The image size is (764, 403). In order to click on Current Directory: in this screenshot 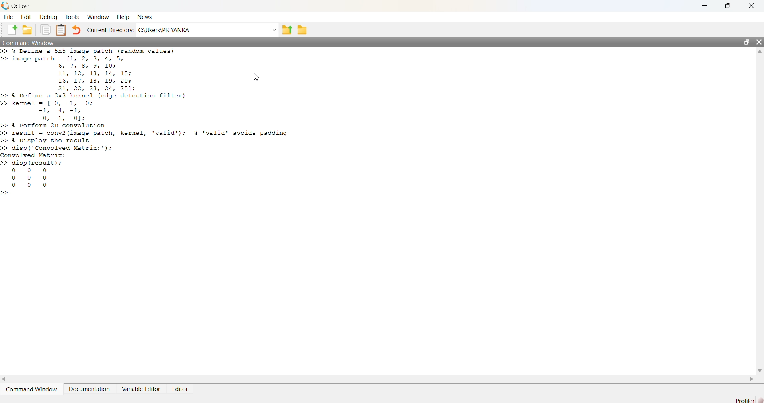, I will do `click(110, 30)`.